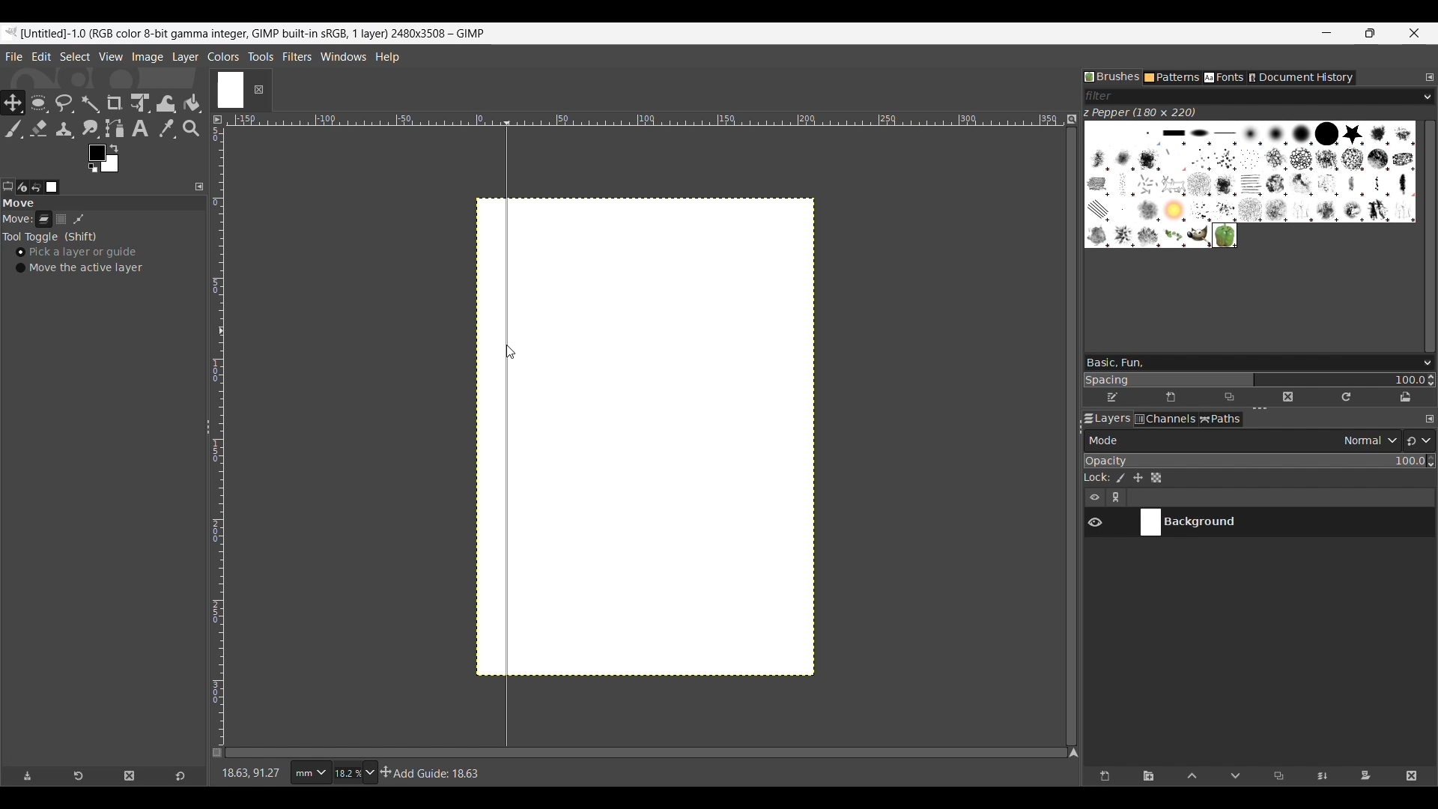 This screenshot has height=809, width=1438. What do you see at coordinates (1287, 398) in the screenshot?
I see `Delete this brush` at bounding box center [1287, 398].